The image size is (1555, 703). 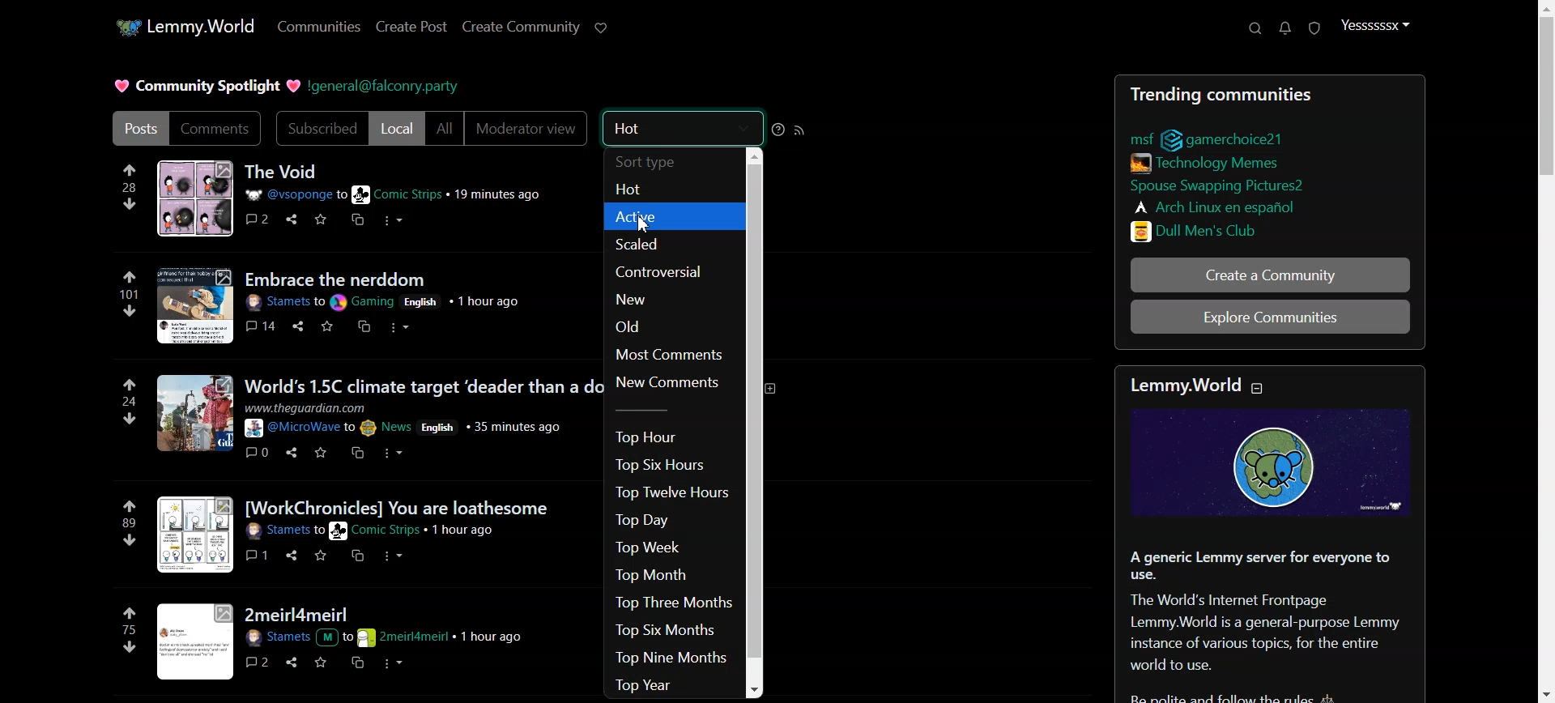 I want to click on Local, so click(x=397, y=129).